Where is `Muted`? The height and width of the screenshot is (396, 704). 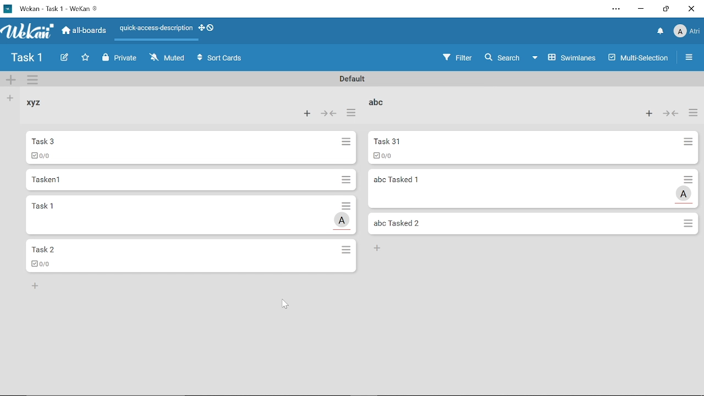 Muted is located at coordinates (168, 57).